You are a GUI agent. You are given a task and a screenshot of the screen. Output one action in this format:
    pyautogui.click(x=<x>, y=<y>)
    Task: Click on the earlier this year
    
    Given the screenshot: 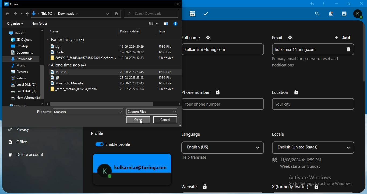 What is the action you would take?
    pyautogui.click(x=70, y=40)
    